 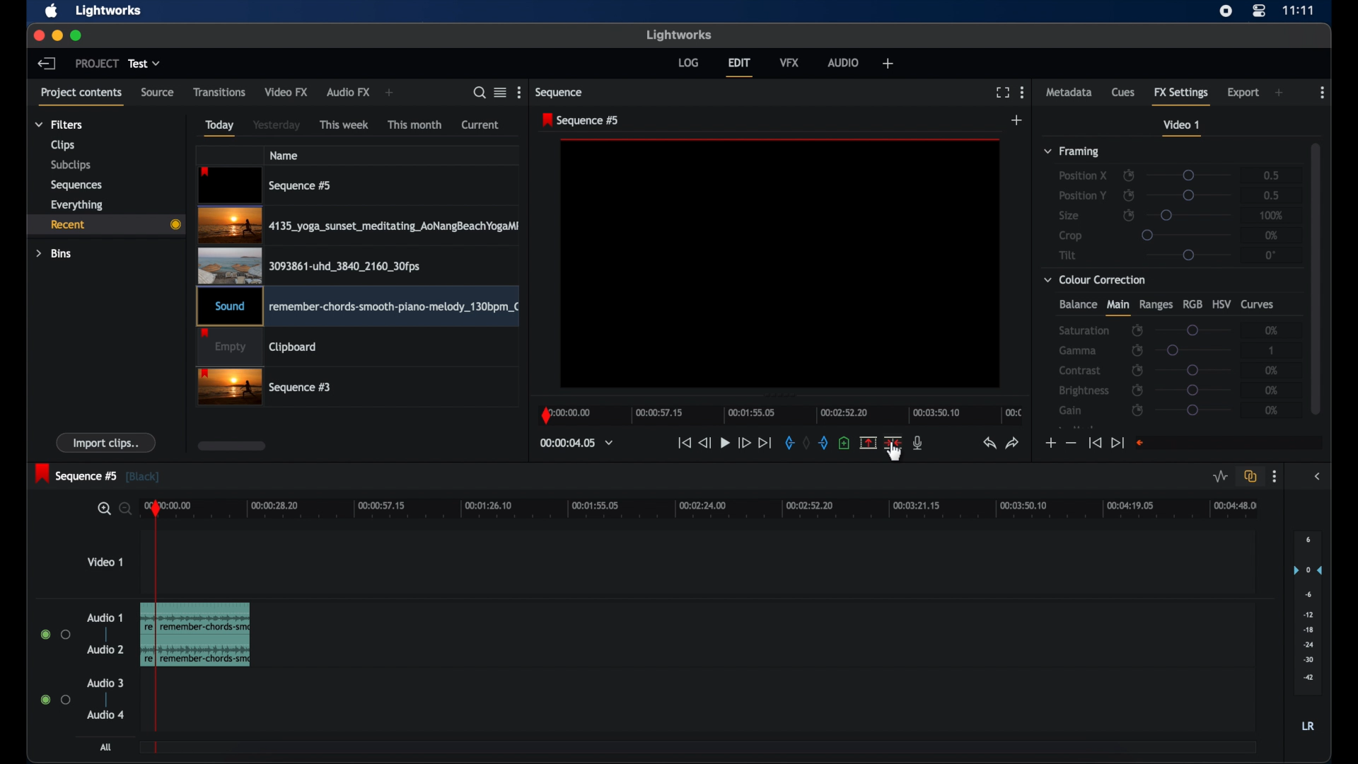 What do you see at coordinates (1316, 277) in the screenshot?
I see `scroll bar` at bounding box center [1316, 277].